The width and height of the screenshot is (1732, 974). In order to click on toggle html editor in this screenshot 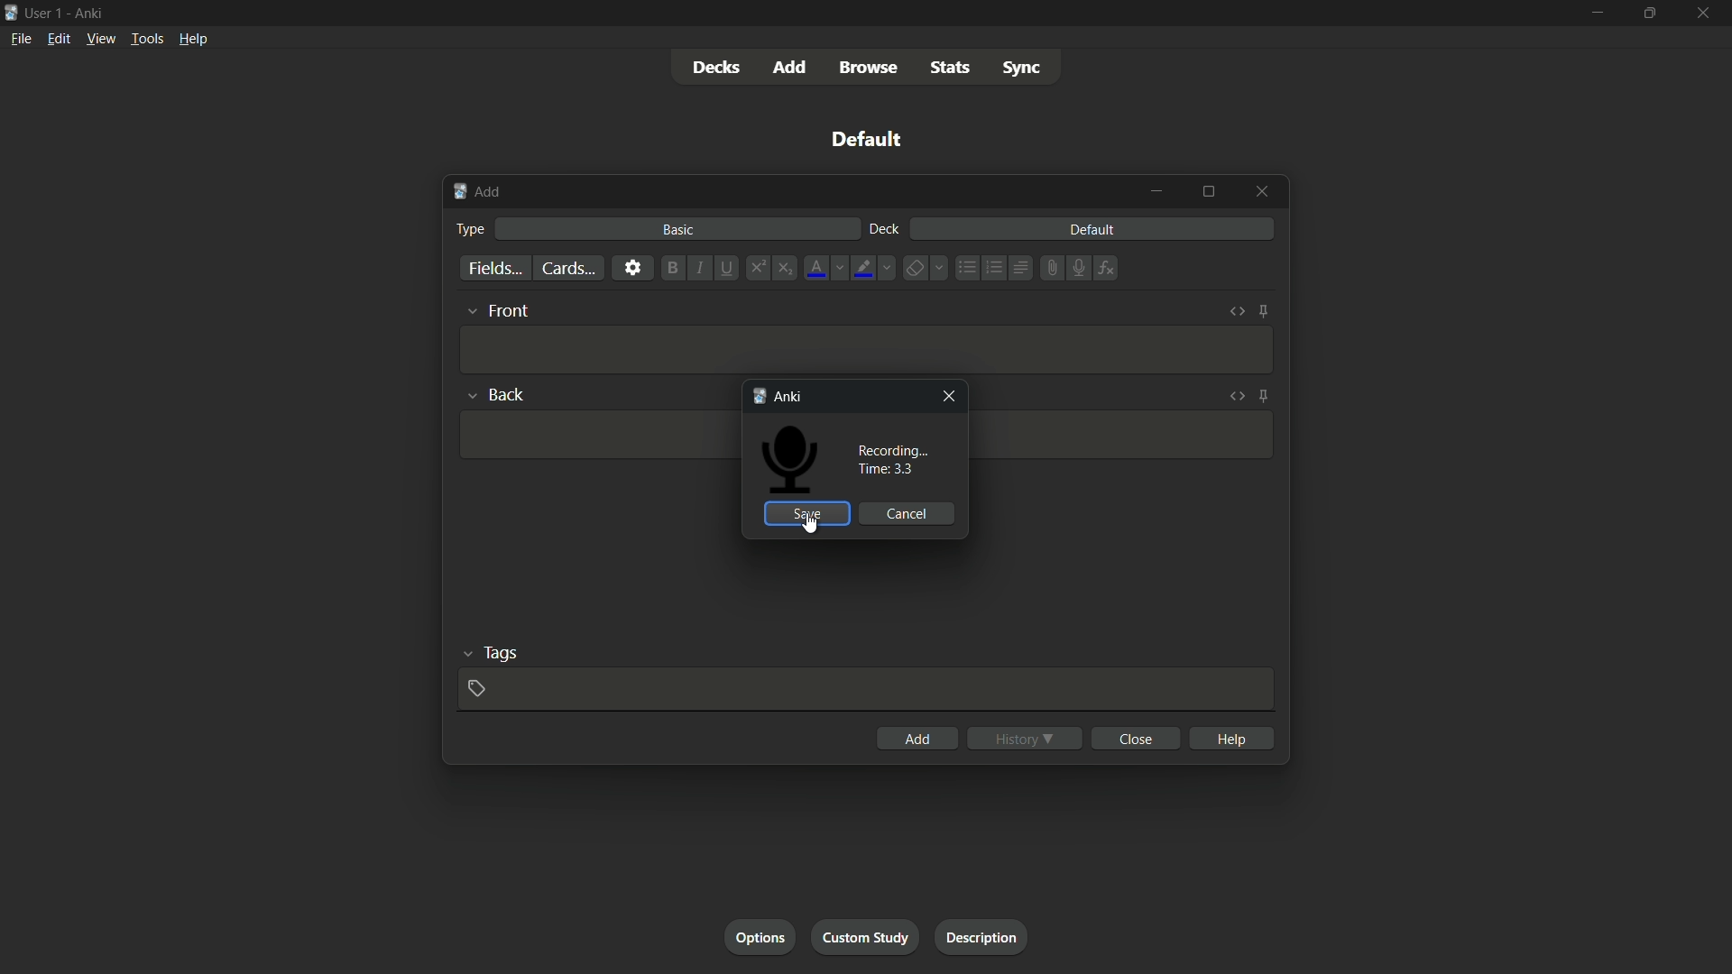, I will do `click(1237, 397)`.